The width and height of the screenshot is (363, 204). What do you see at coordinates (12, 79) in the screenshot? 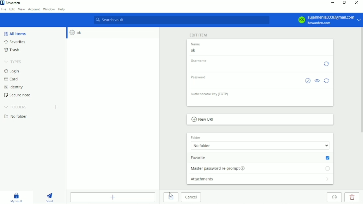
I see `Card ` at bounding box center [12, 79].